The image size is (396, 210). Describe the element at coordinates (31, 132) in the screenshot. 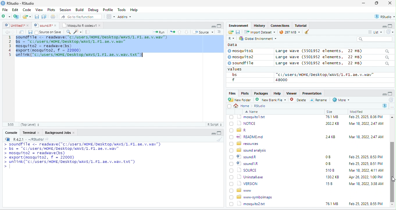

I see `Terminal` at that location.